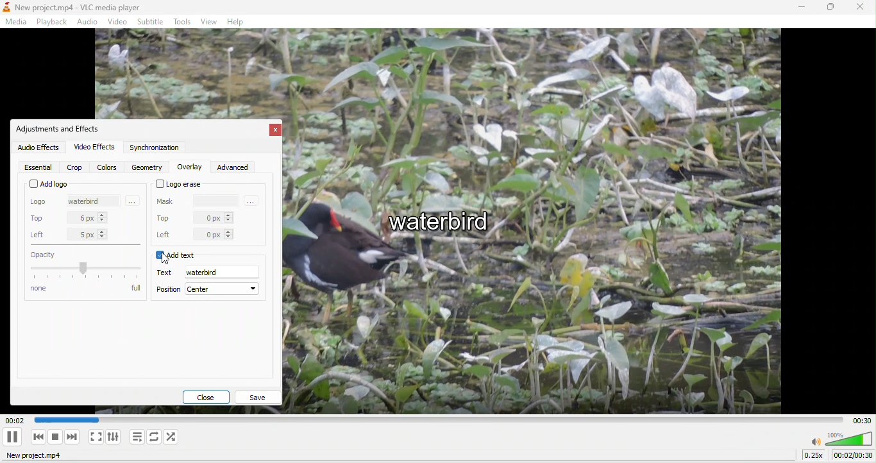  Describe the element at coordinates (239, 21) in the screenshot. I see `help` at that location.